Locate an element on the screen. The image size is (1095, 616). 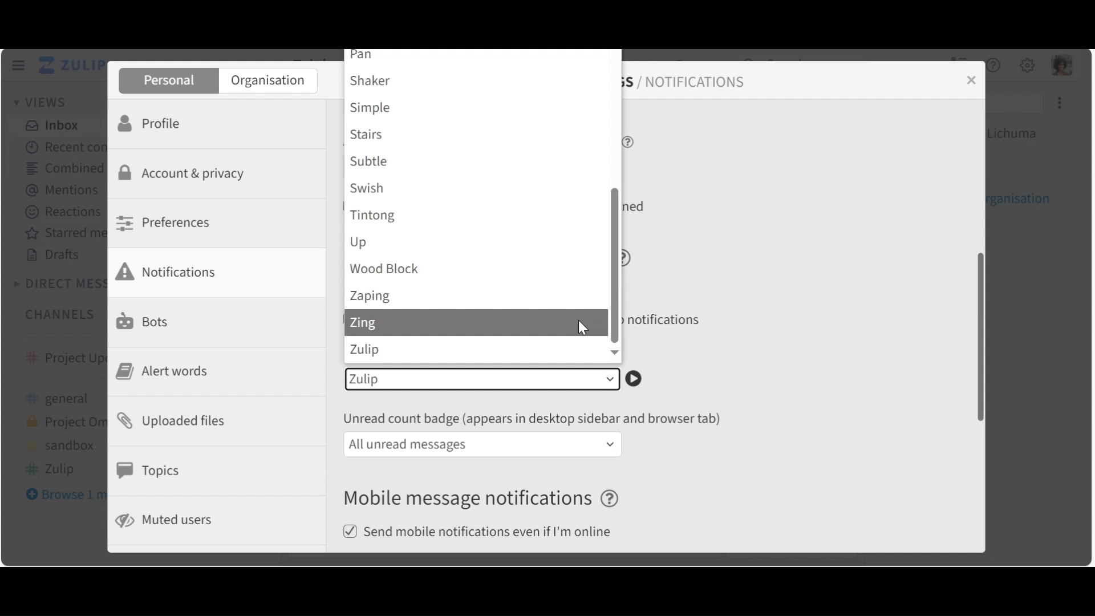
Mobile message notifications is located at coordinates (484, 499).